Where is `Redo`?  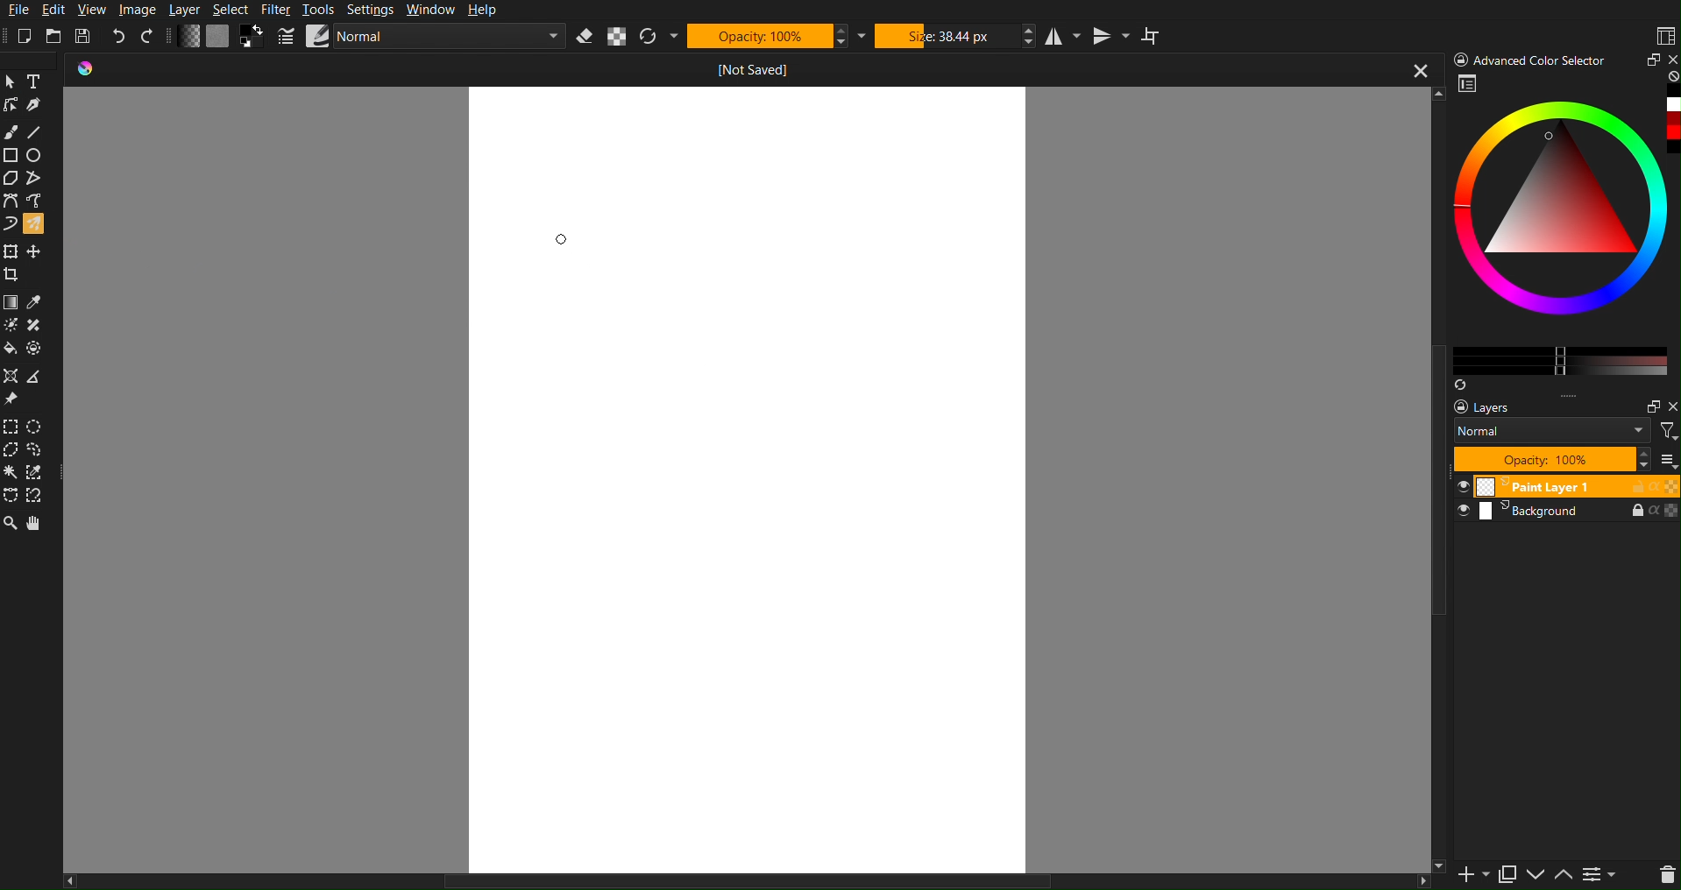
Redo is located at coordinates (148, 37).